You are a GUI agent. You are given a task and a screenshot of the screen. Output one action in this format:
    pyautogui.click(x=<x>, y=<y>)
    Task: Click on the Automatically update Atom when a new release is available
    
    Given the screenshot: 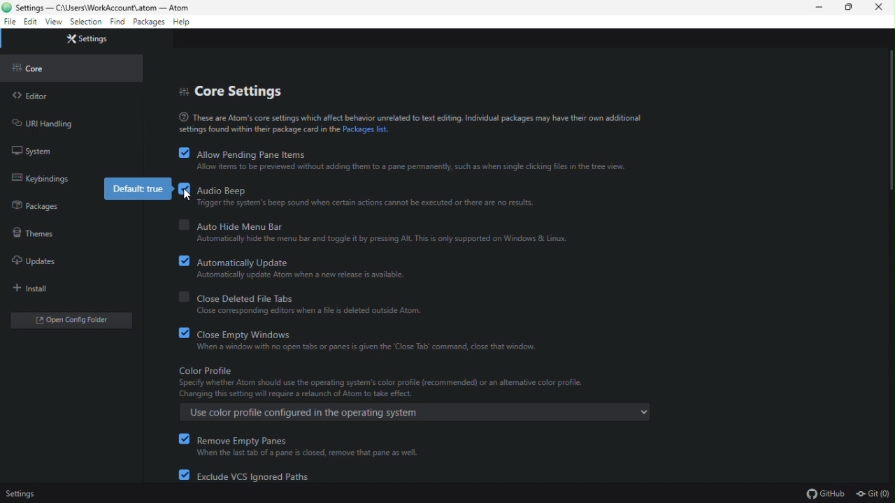 What is the action you would take?
    pyautogui.click(x=301, y=276)
    